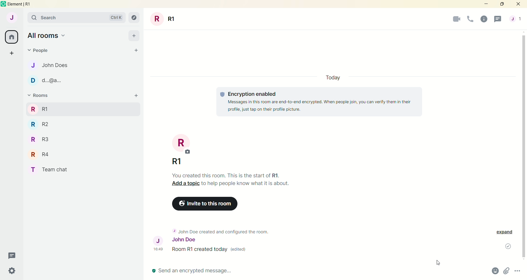 The image size is (527, 280). Describe the element at coordinates (48, 124) in the screenshot. I see `R R2` at that location.